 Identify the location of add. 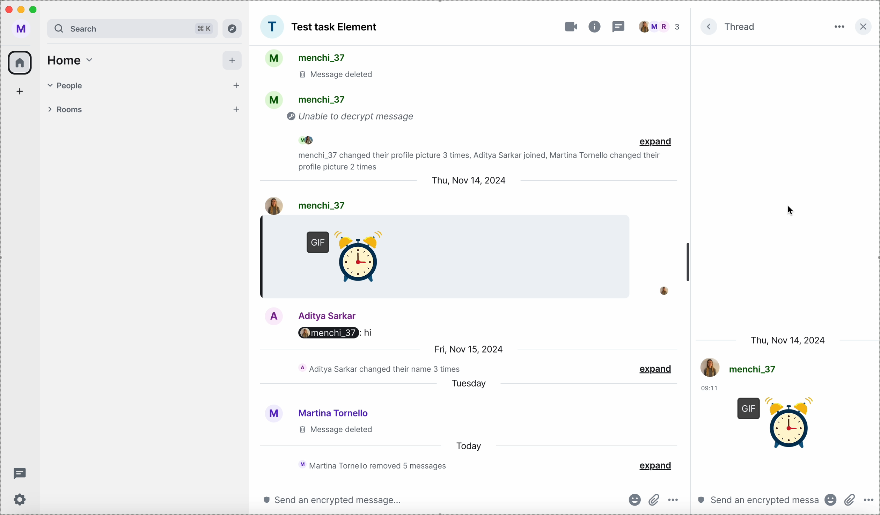
(22, 91).